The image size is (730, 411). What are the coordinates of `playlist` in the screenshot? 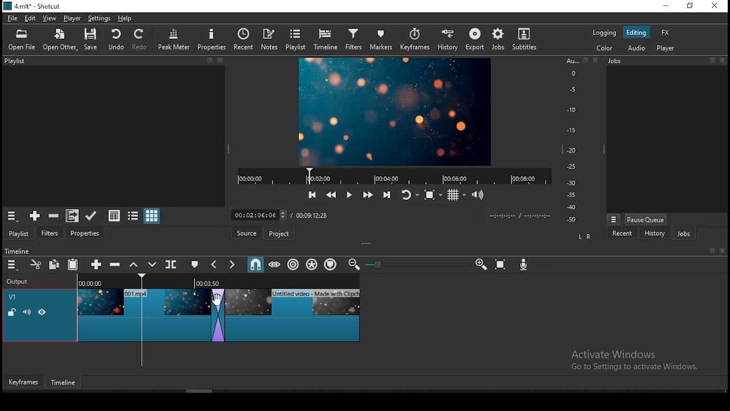 It's located at (19, 232).